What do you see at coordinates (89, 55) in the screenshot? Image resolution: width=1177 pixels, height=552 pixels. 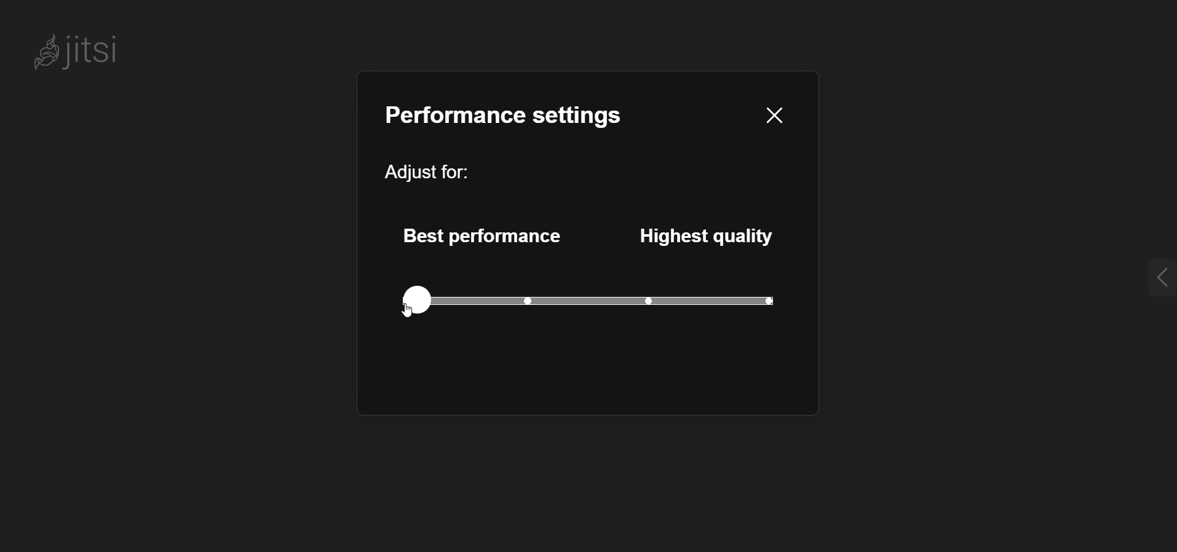 I see `jitsi` at bounding box center [89, 55].